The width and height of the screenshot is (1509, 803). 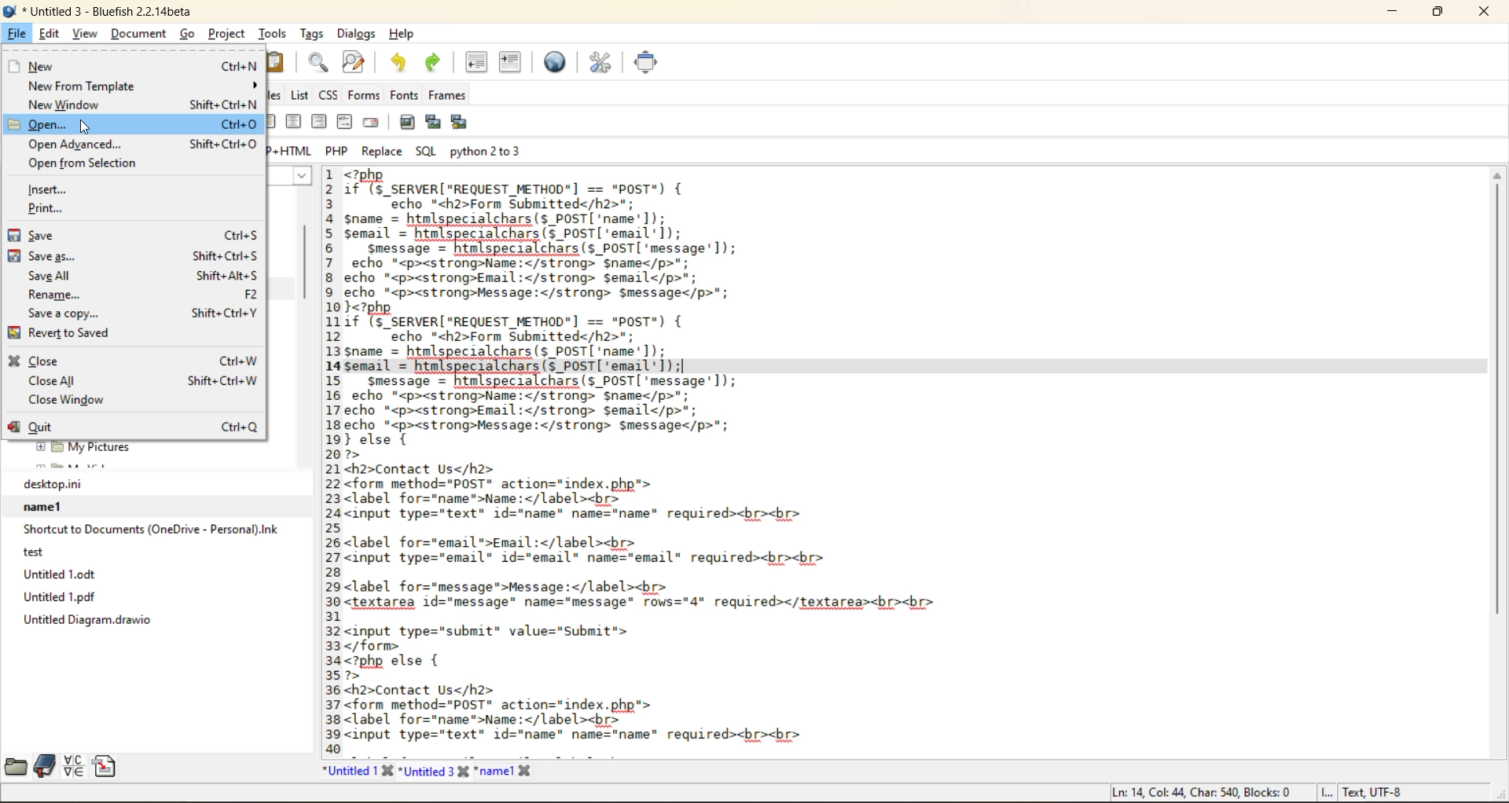 I want to click on snippets, so click(x=108, y=766).